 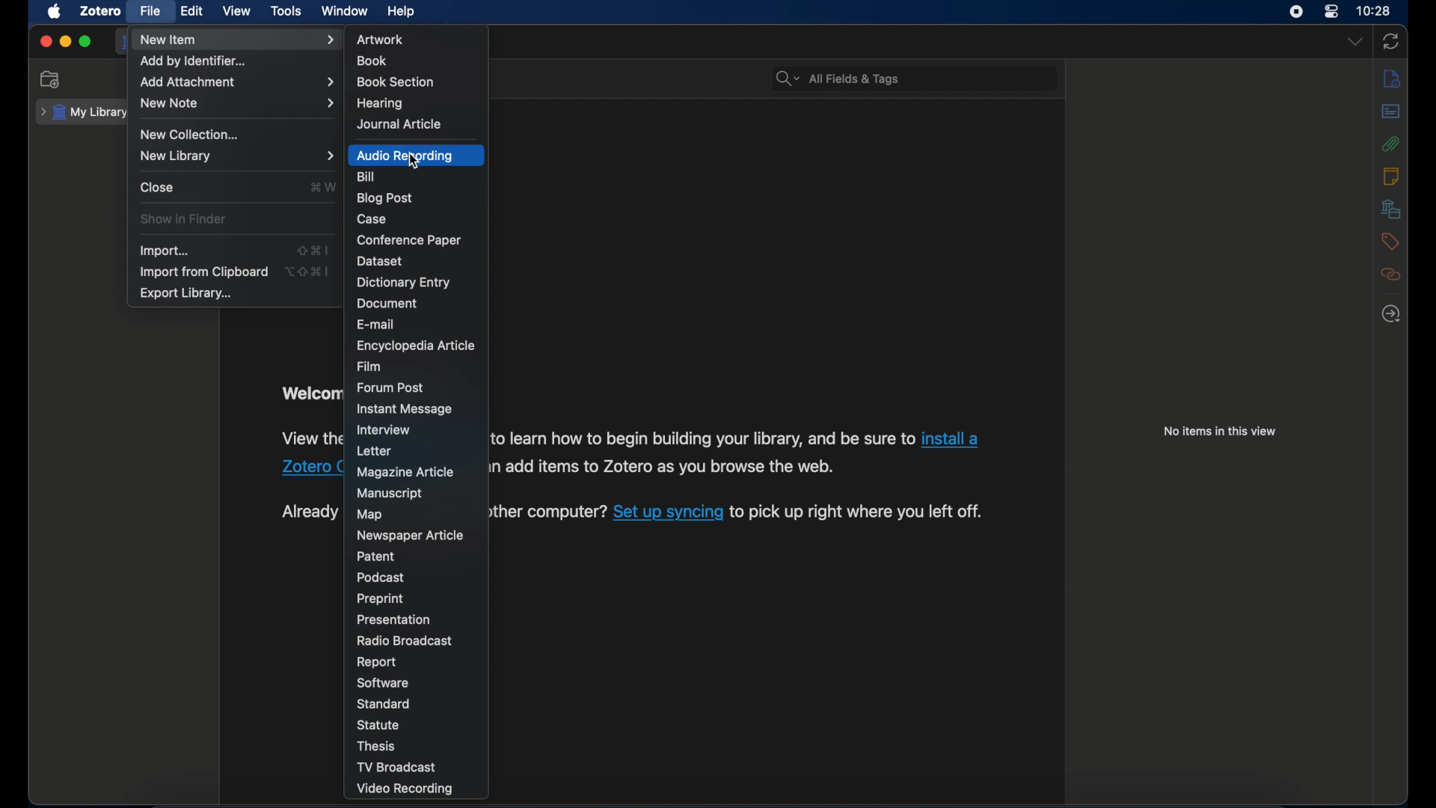 I want to click on manuscript, so click(x=390, y=493).